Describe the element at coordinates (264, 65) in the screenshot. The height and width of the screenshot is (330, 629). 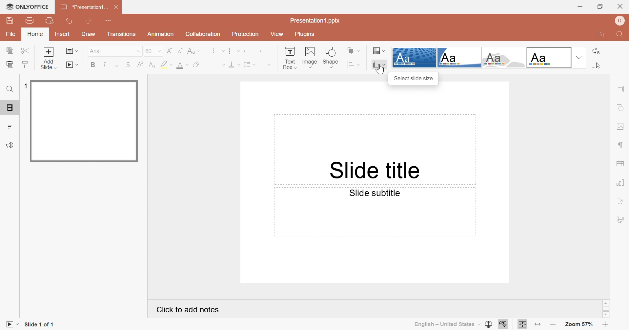
I see `Justified` at that location.